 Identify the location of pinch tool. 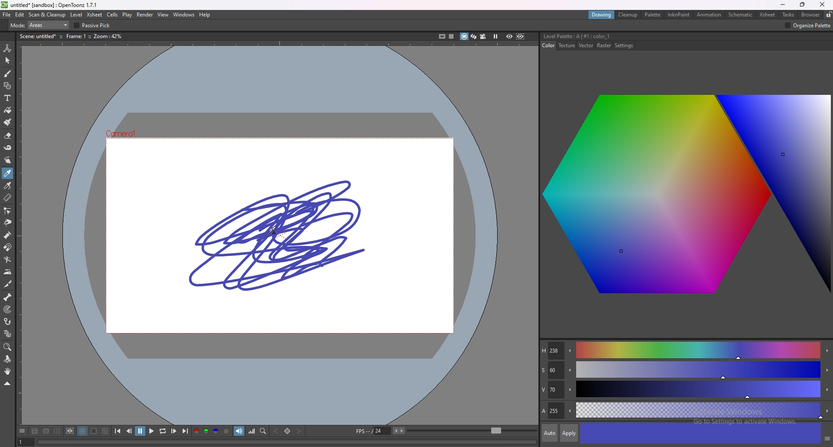
(8, 222).